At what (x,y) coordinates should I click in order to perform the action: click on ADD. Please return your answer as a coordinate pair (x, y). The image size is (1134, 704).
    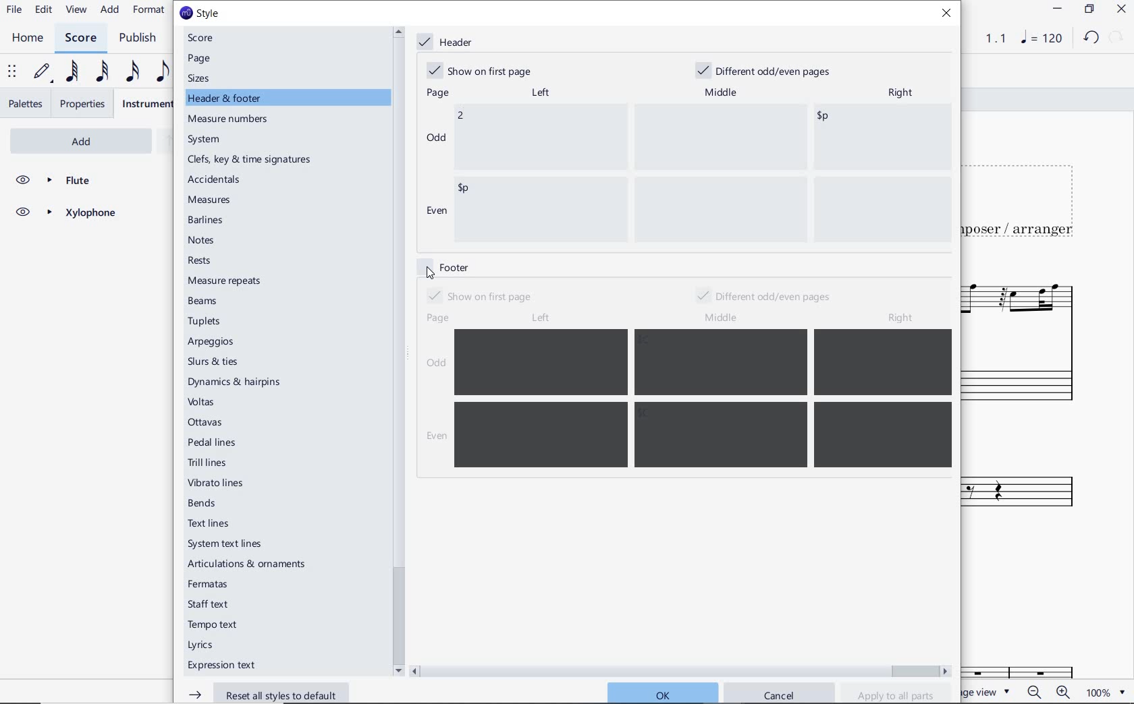
    Looking at the image, I should click on (63, 140).